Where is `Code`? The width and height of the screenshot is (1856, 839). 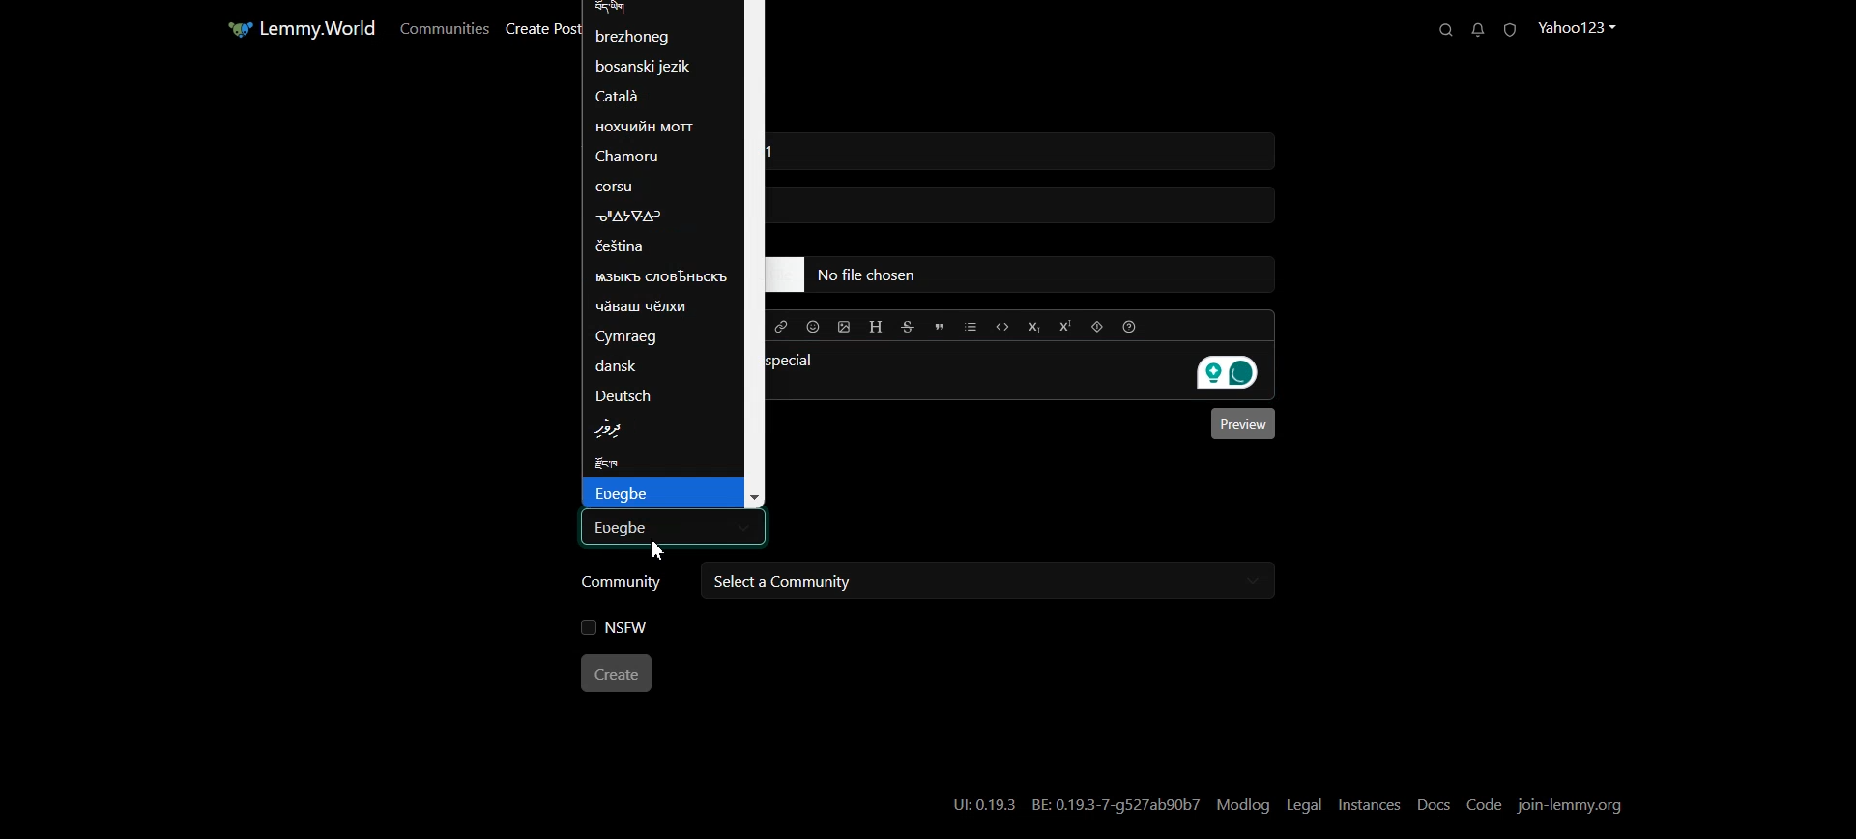
Code is located at coordinates (1486, 804).